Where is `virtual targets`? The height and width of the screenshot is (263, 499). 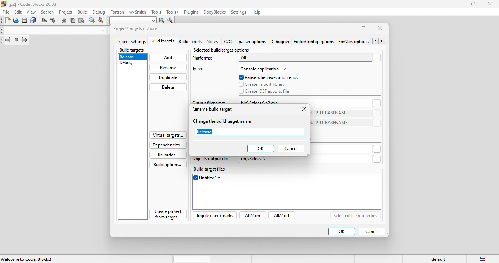 virtual targets is located at coordinates (166, 135).